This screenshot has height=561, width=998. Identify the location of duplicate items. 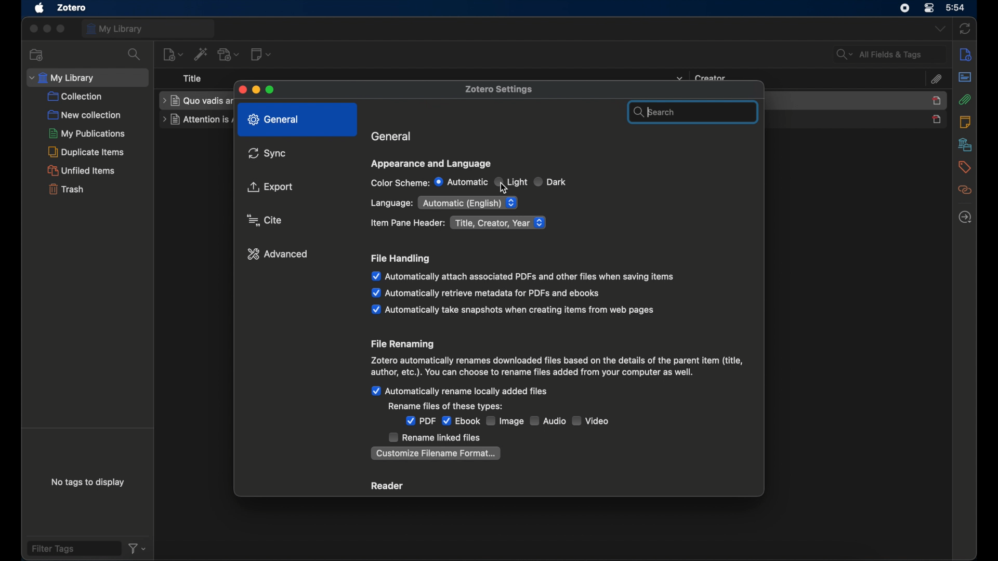
(90, 152).